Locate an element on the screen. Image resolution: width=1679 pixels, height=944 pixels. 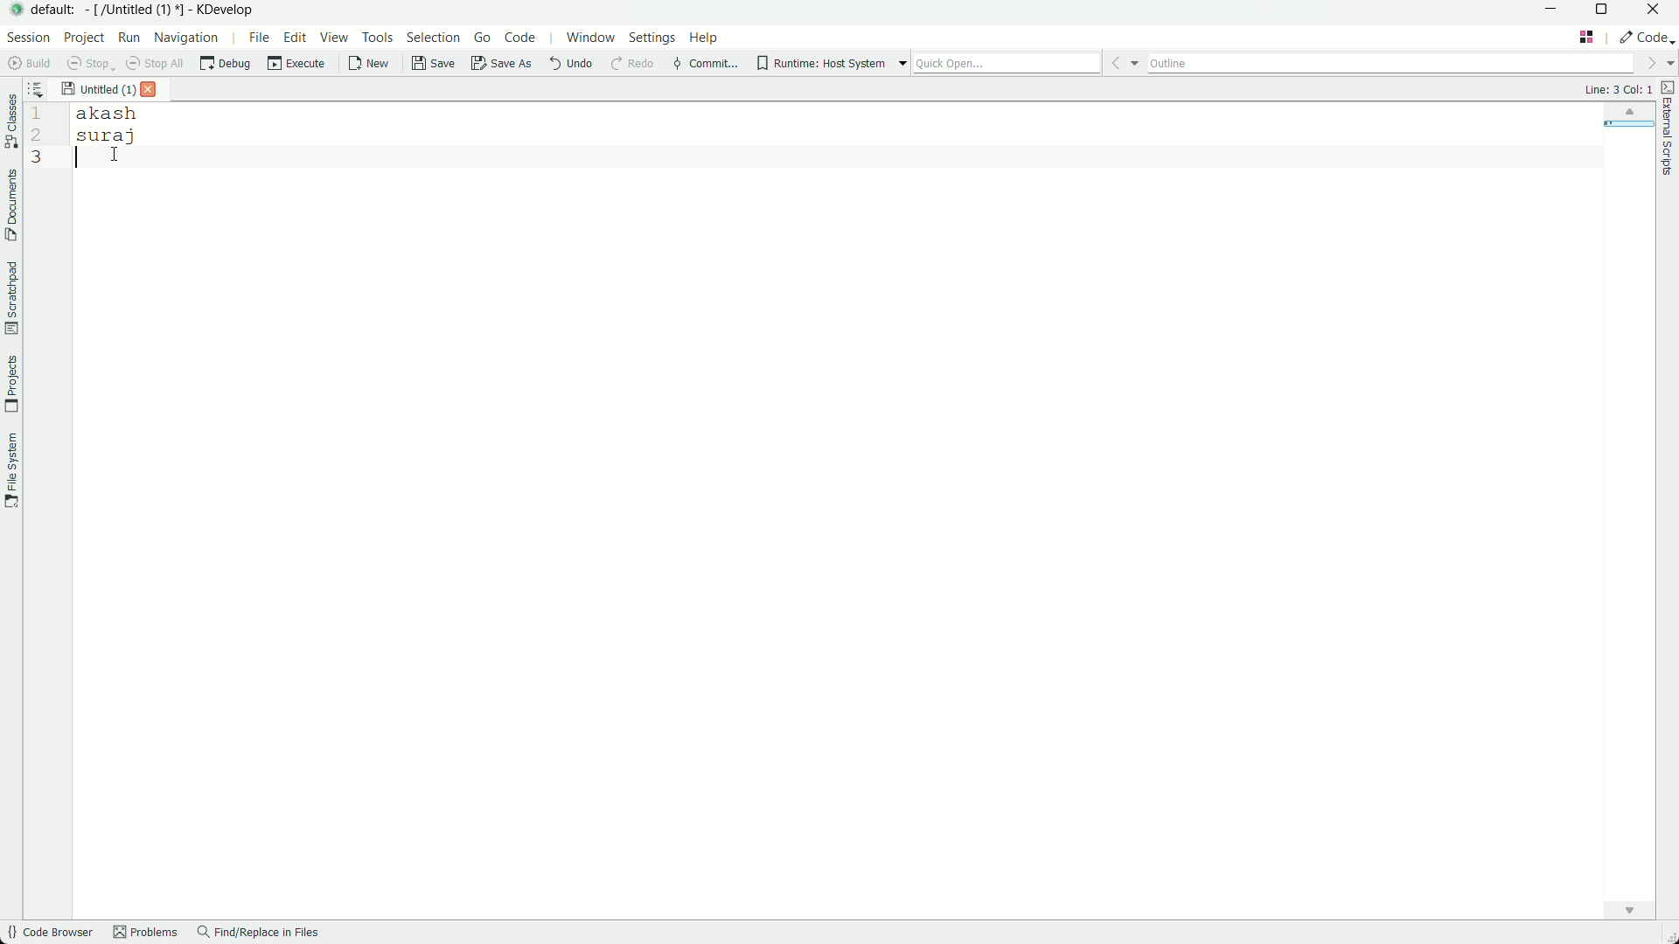
change layout is located at coordinates (1588, 37).